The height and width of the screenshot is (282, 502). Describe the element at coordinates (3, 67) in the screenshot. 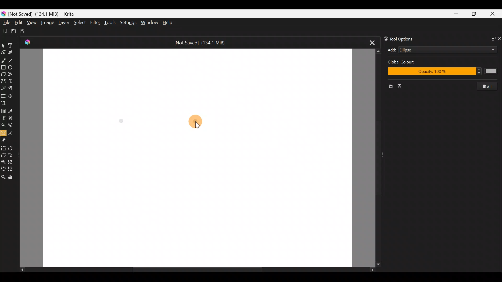

I see `Rectangle` at that location.